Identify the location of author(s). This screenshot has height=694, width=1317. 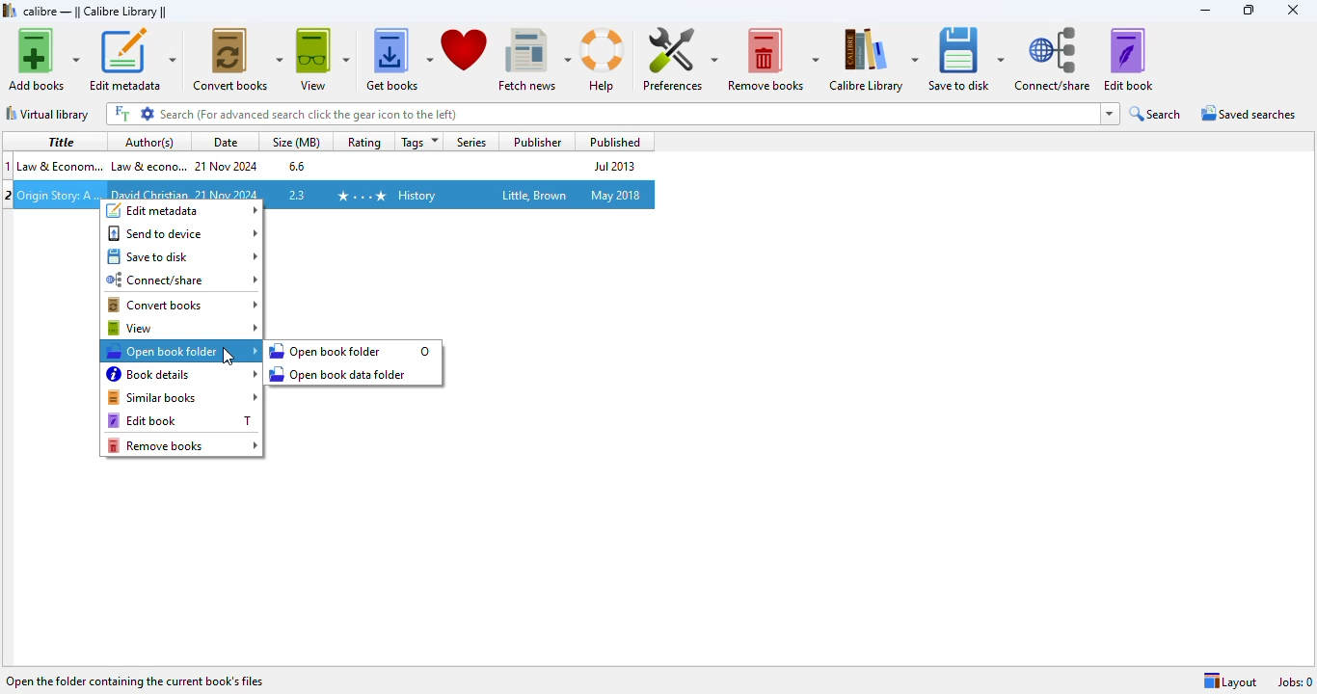
(149, 142).